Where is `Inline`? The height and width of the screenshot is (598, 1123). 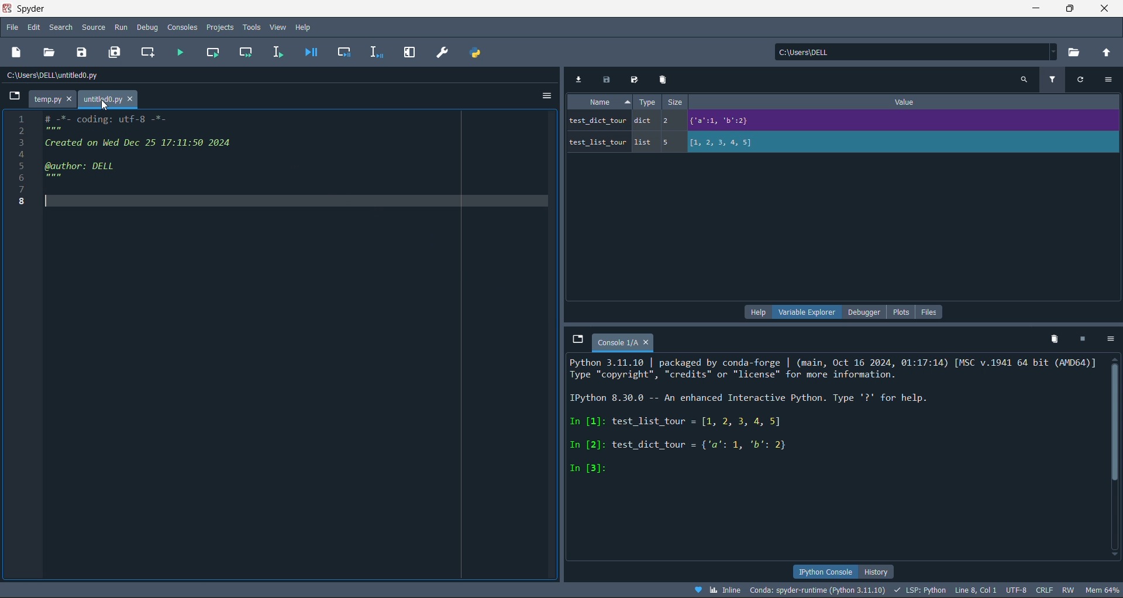 Inline is located at coordinates (718, 590).